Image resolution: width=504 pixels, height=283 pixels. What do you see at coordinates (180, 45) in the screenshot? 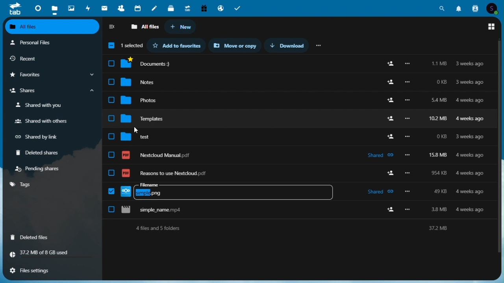
I see `Add to favourites` at bounding box center [180, 45].